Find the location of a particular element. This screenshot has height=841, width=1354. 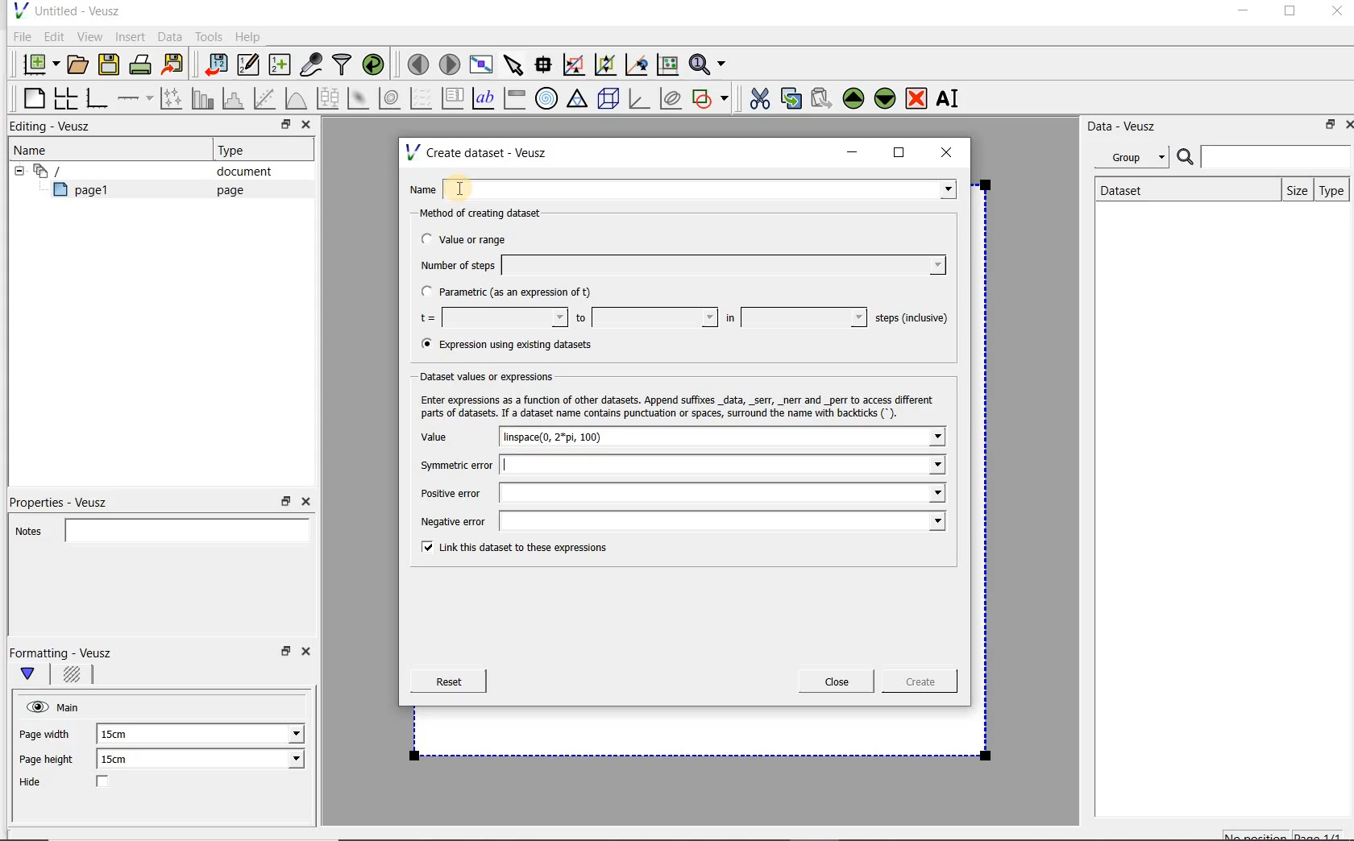

Plot points with lines and error bars is located at coordinates (172, 97).